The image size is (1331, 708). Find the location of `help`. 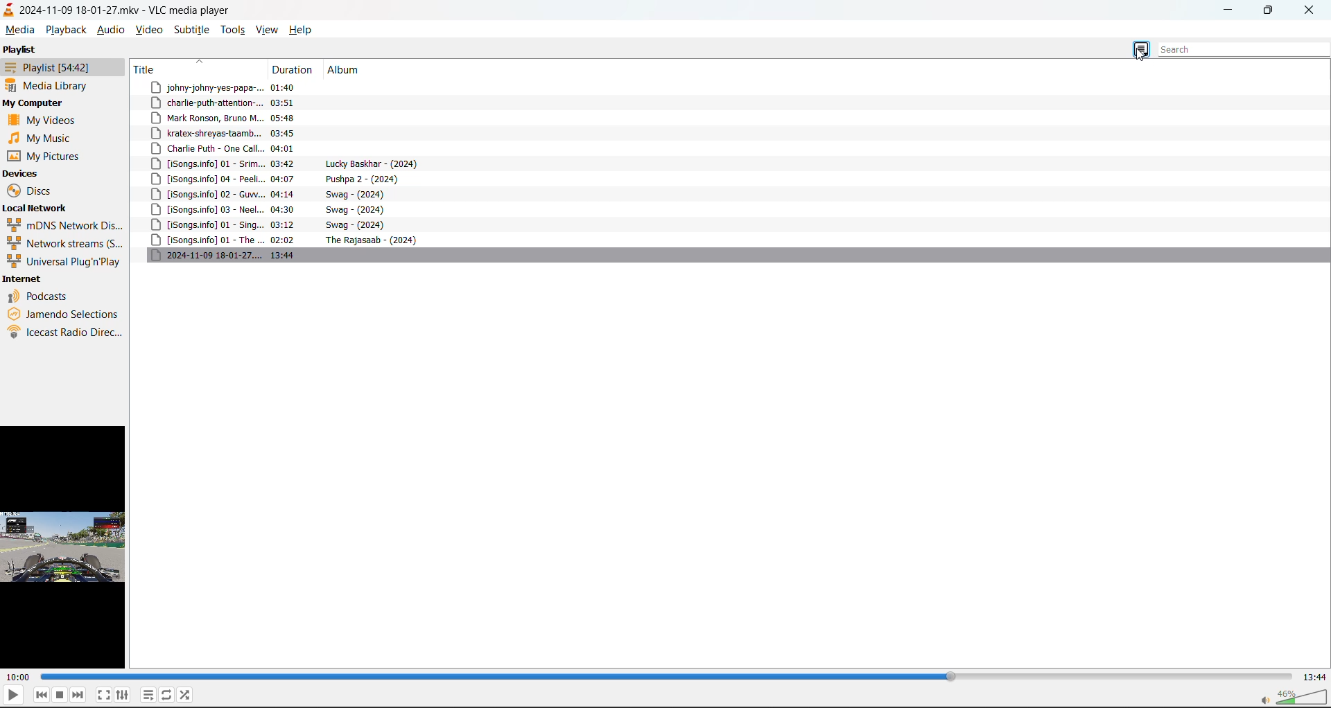

help is located at coordinates (302, 30).